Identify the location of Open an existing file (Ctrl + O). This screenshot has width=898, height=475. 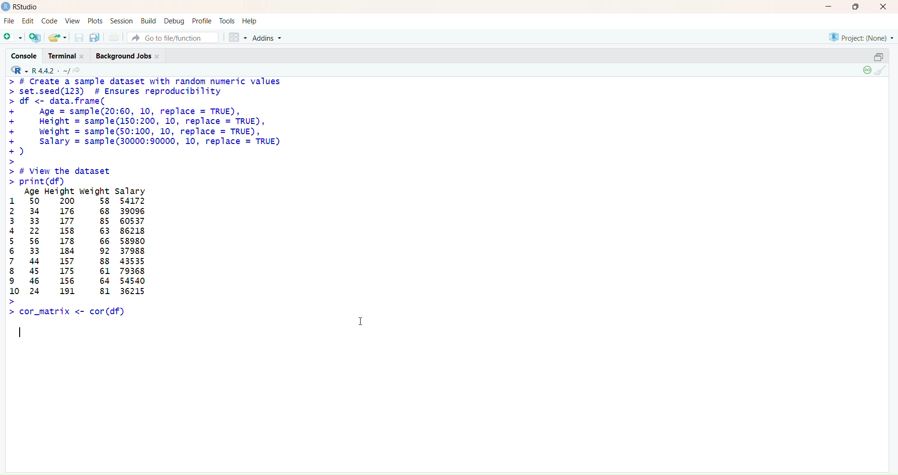
(57, 37).